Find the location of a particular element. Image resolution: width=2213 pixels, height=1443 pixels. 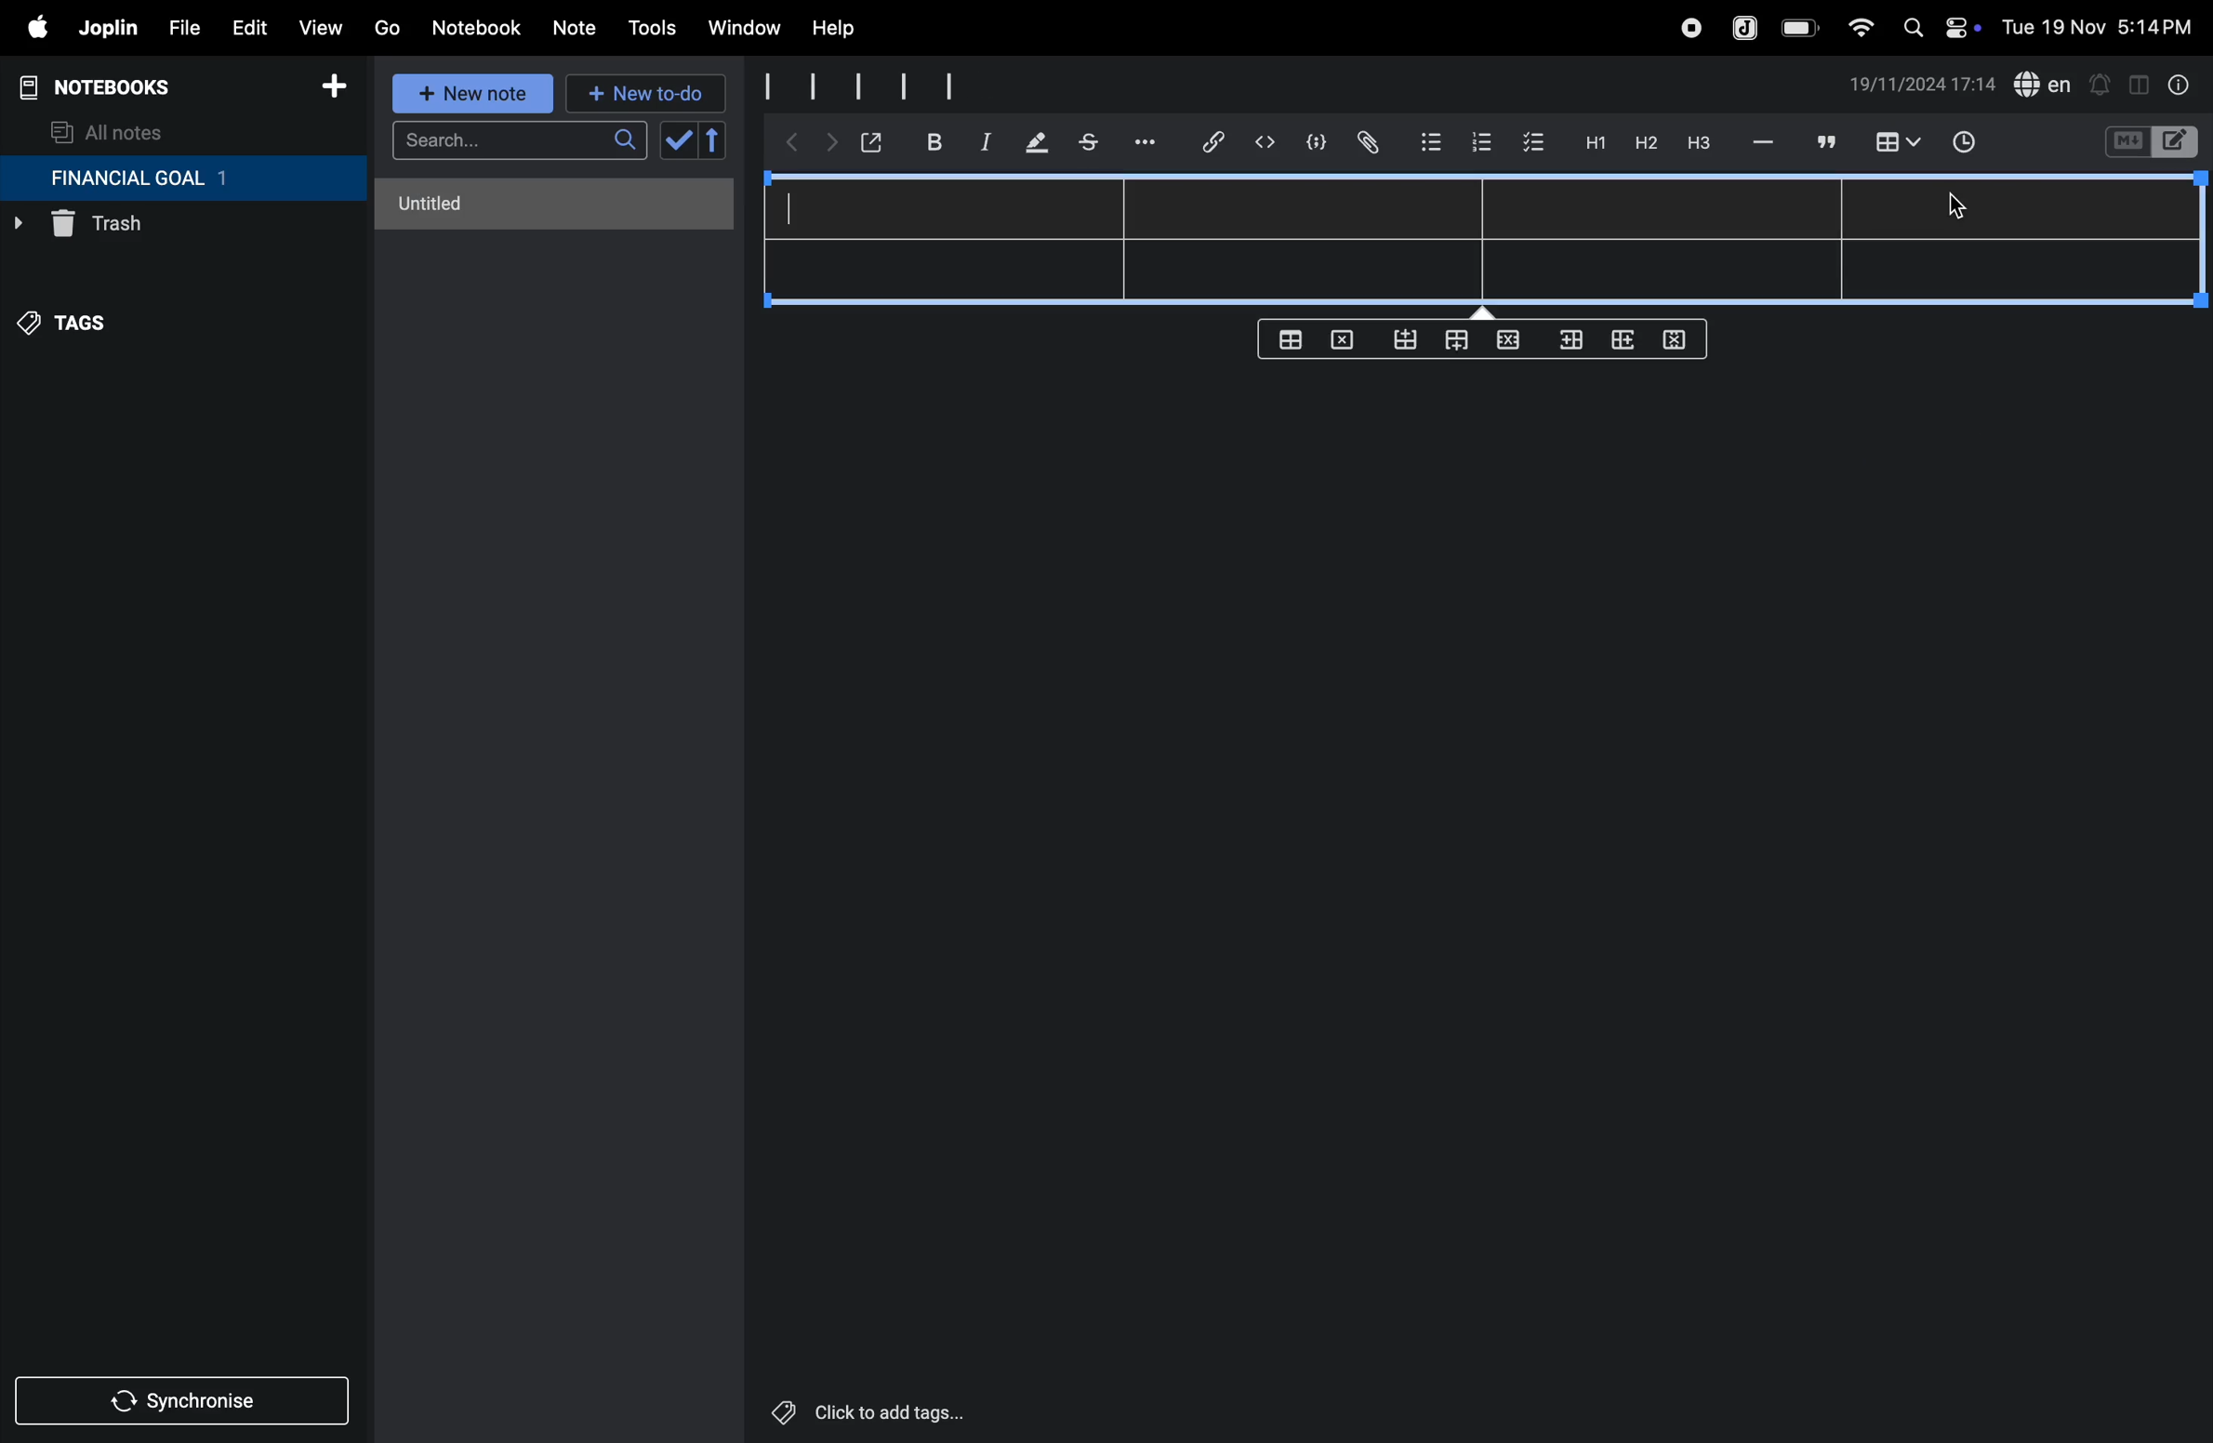

bullet list is located at coordinates (1431, 139).